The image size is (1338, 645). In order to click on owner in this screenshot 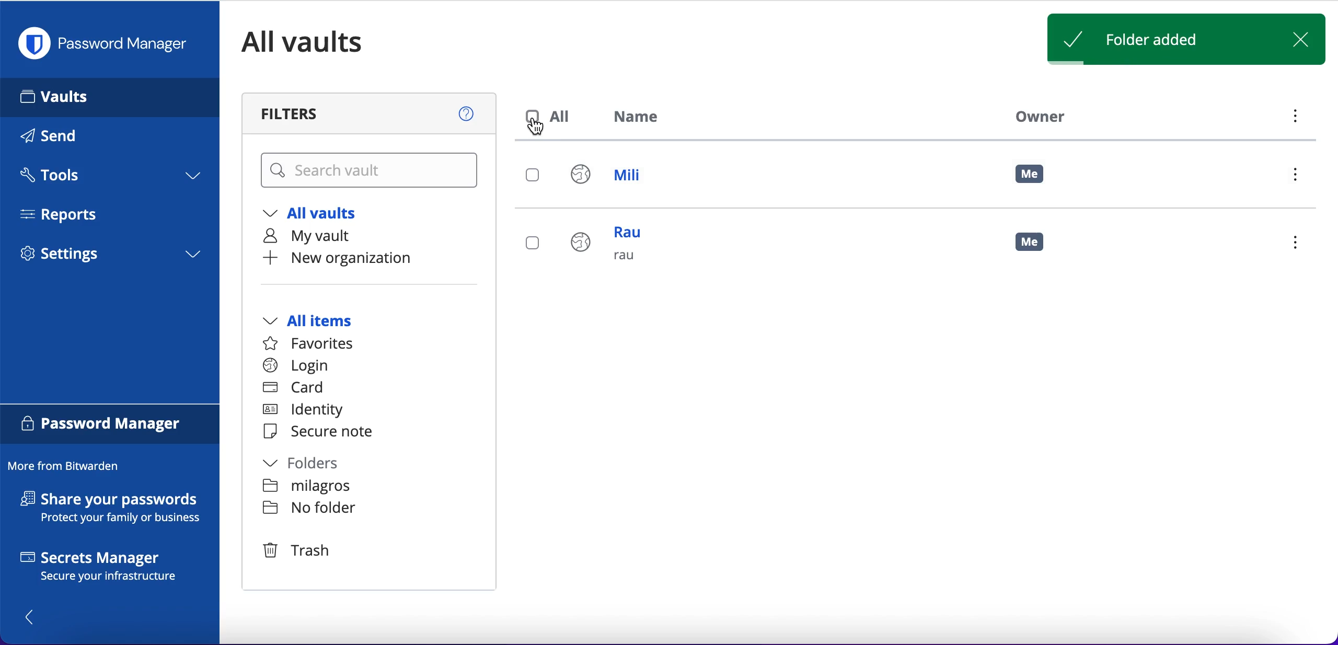, I will do `click(1037, 116)`.